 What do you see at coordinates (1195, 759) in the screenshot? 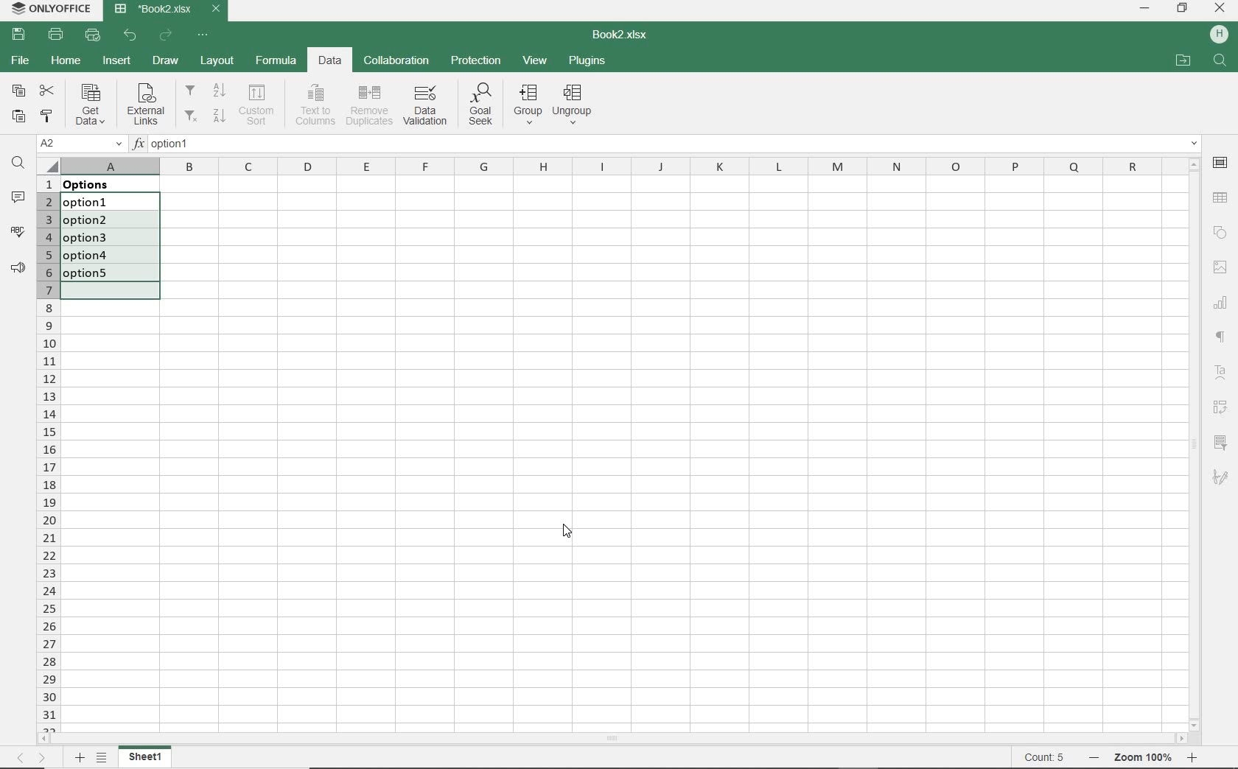
I see `Zoom in` at bounding box center [1195, 759].